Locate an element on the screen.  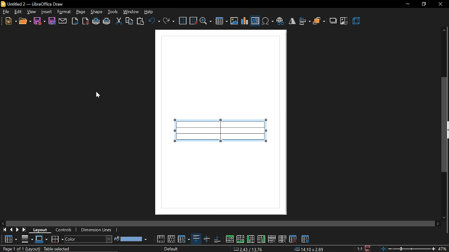
print directly is located at coordinates (96, 21).